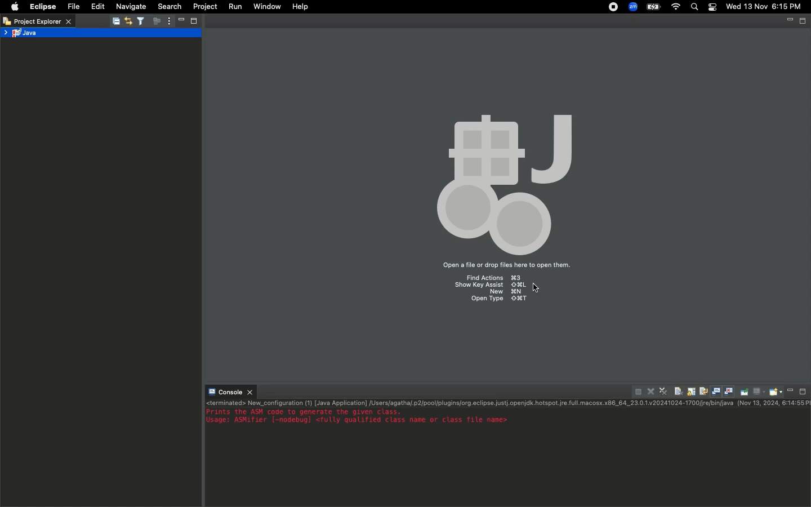  I want to click on close, so click(251, 393).